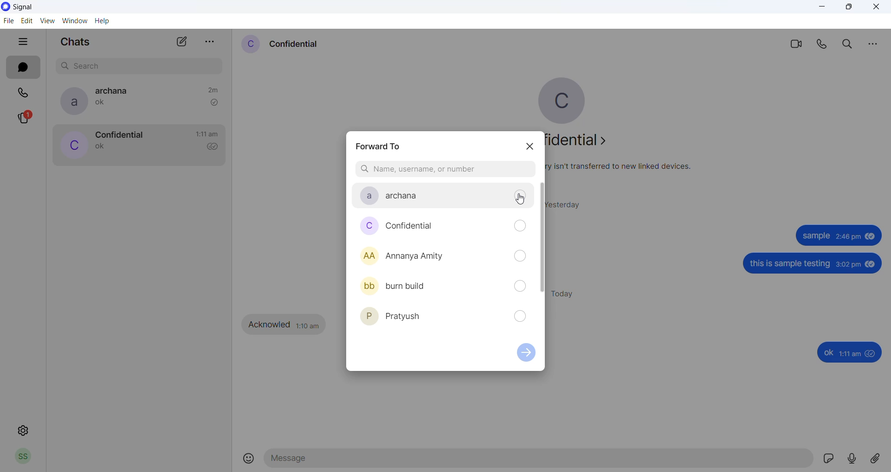  Describe the element at coordinates (207, 134) in the screenshot. I see `last message time` at that location.